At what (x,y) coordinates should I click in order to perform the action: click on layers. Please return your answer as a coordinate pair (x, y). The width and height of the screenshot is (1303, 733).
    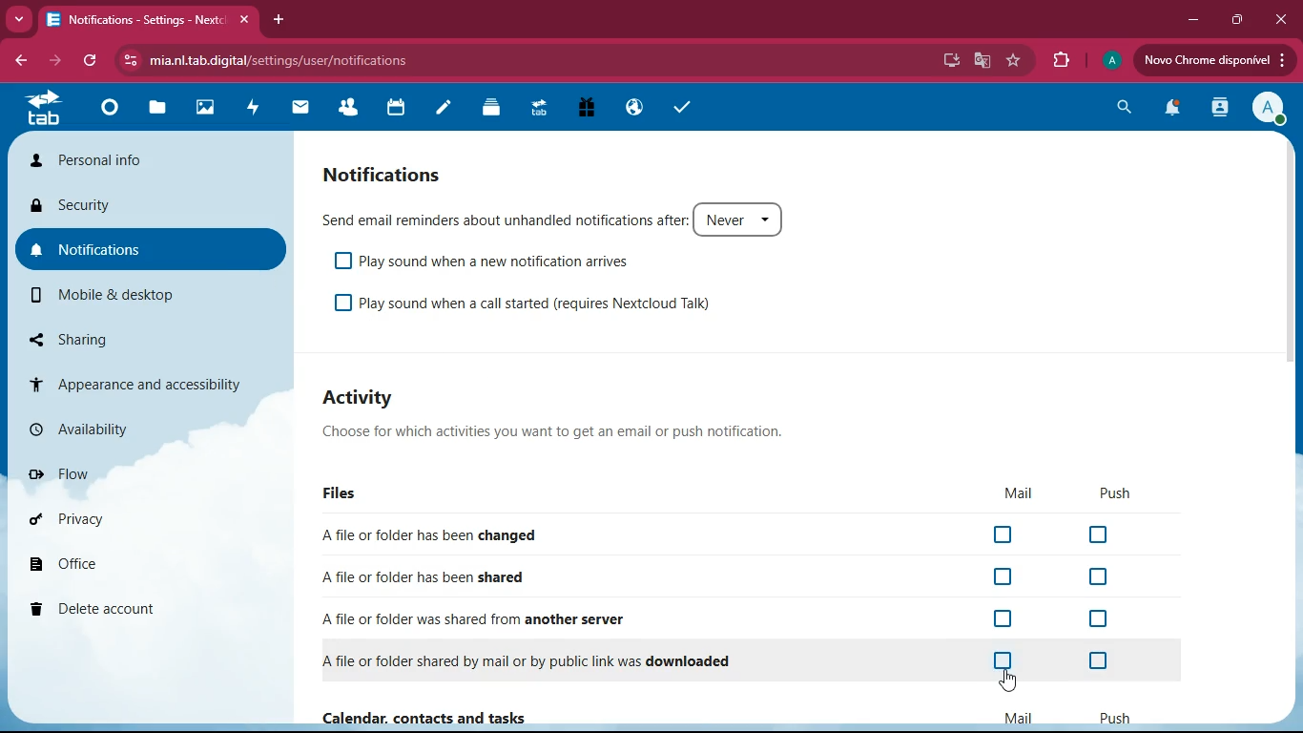
    Looking at the image, I should click on (491, 107).